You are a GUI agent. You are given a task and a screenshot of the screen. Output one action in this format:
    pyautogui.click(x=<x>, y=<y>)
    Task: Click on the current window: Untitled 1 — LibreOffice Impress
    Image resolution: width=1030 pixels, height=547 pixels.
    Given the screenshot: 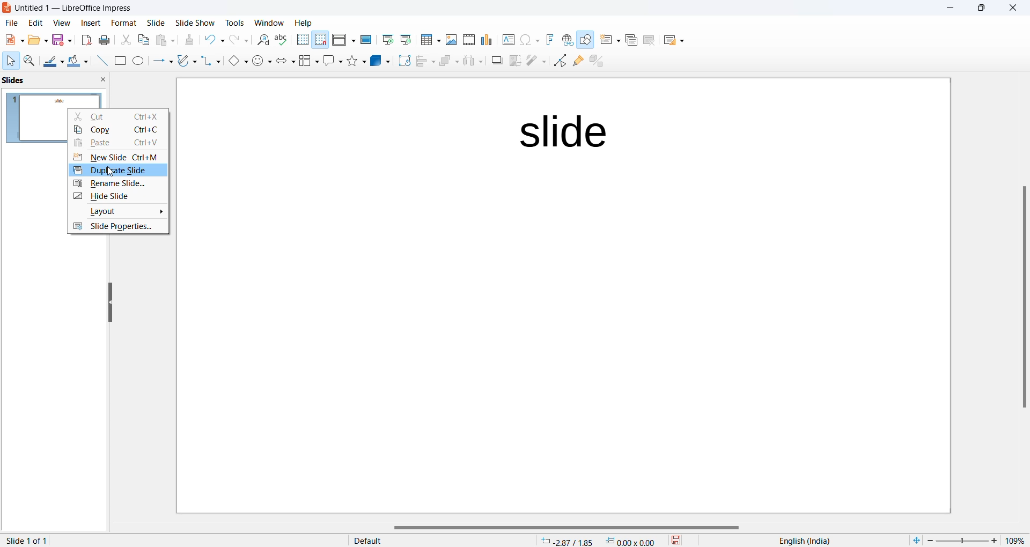 What is the action you would take?
    pyautogui.click(x=71, y=9)
    